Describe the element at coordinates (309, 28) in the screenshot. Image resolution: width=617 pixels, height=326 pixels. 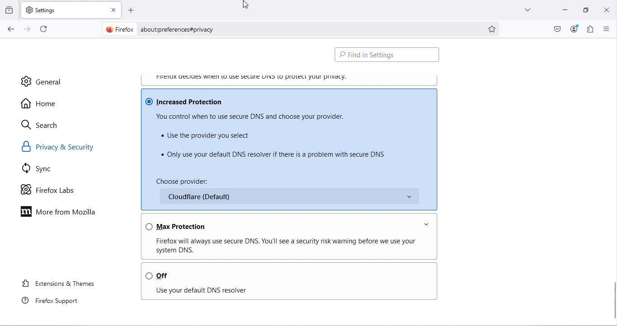
I see `about:preferences` at that location.